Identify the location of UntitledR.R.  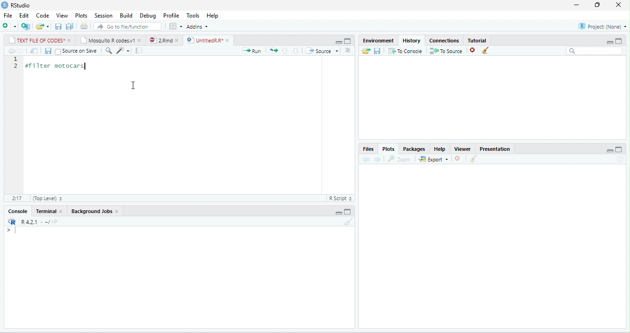
(203, 40).